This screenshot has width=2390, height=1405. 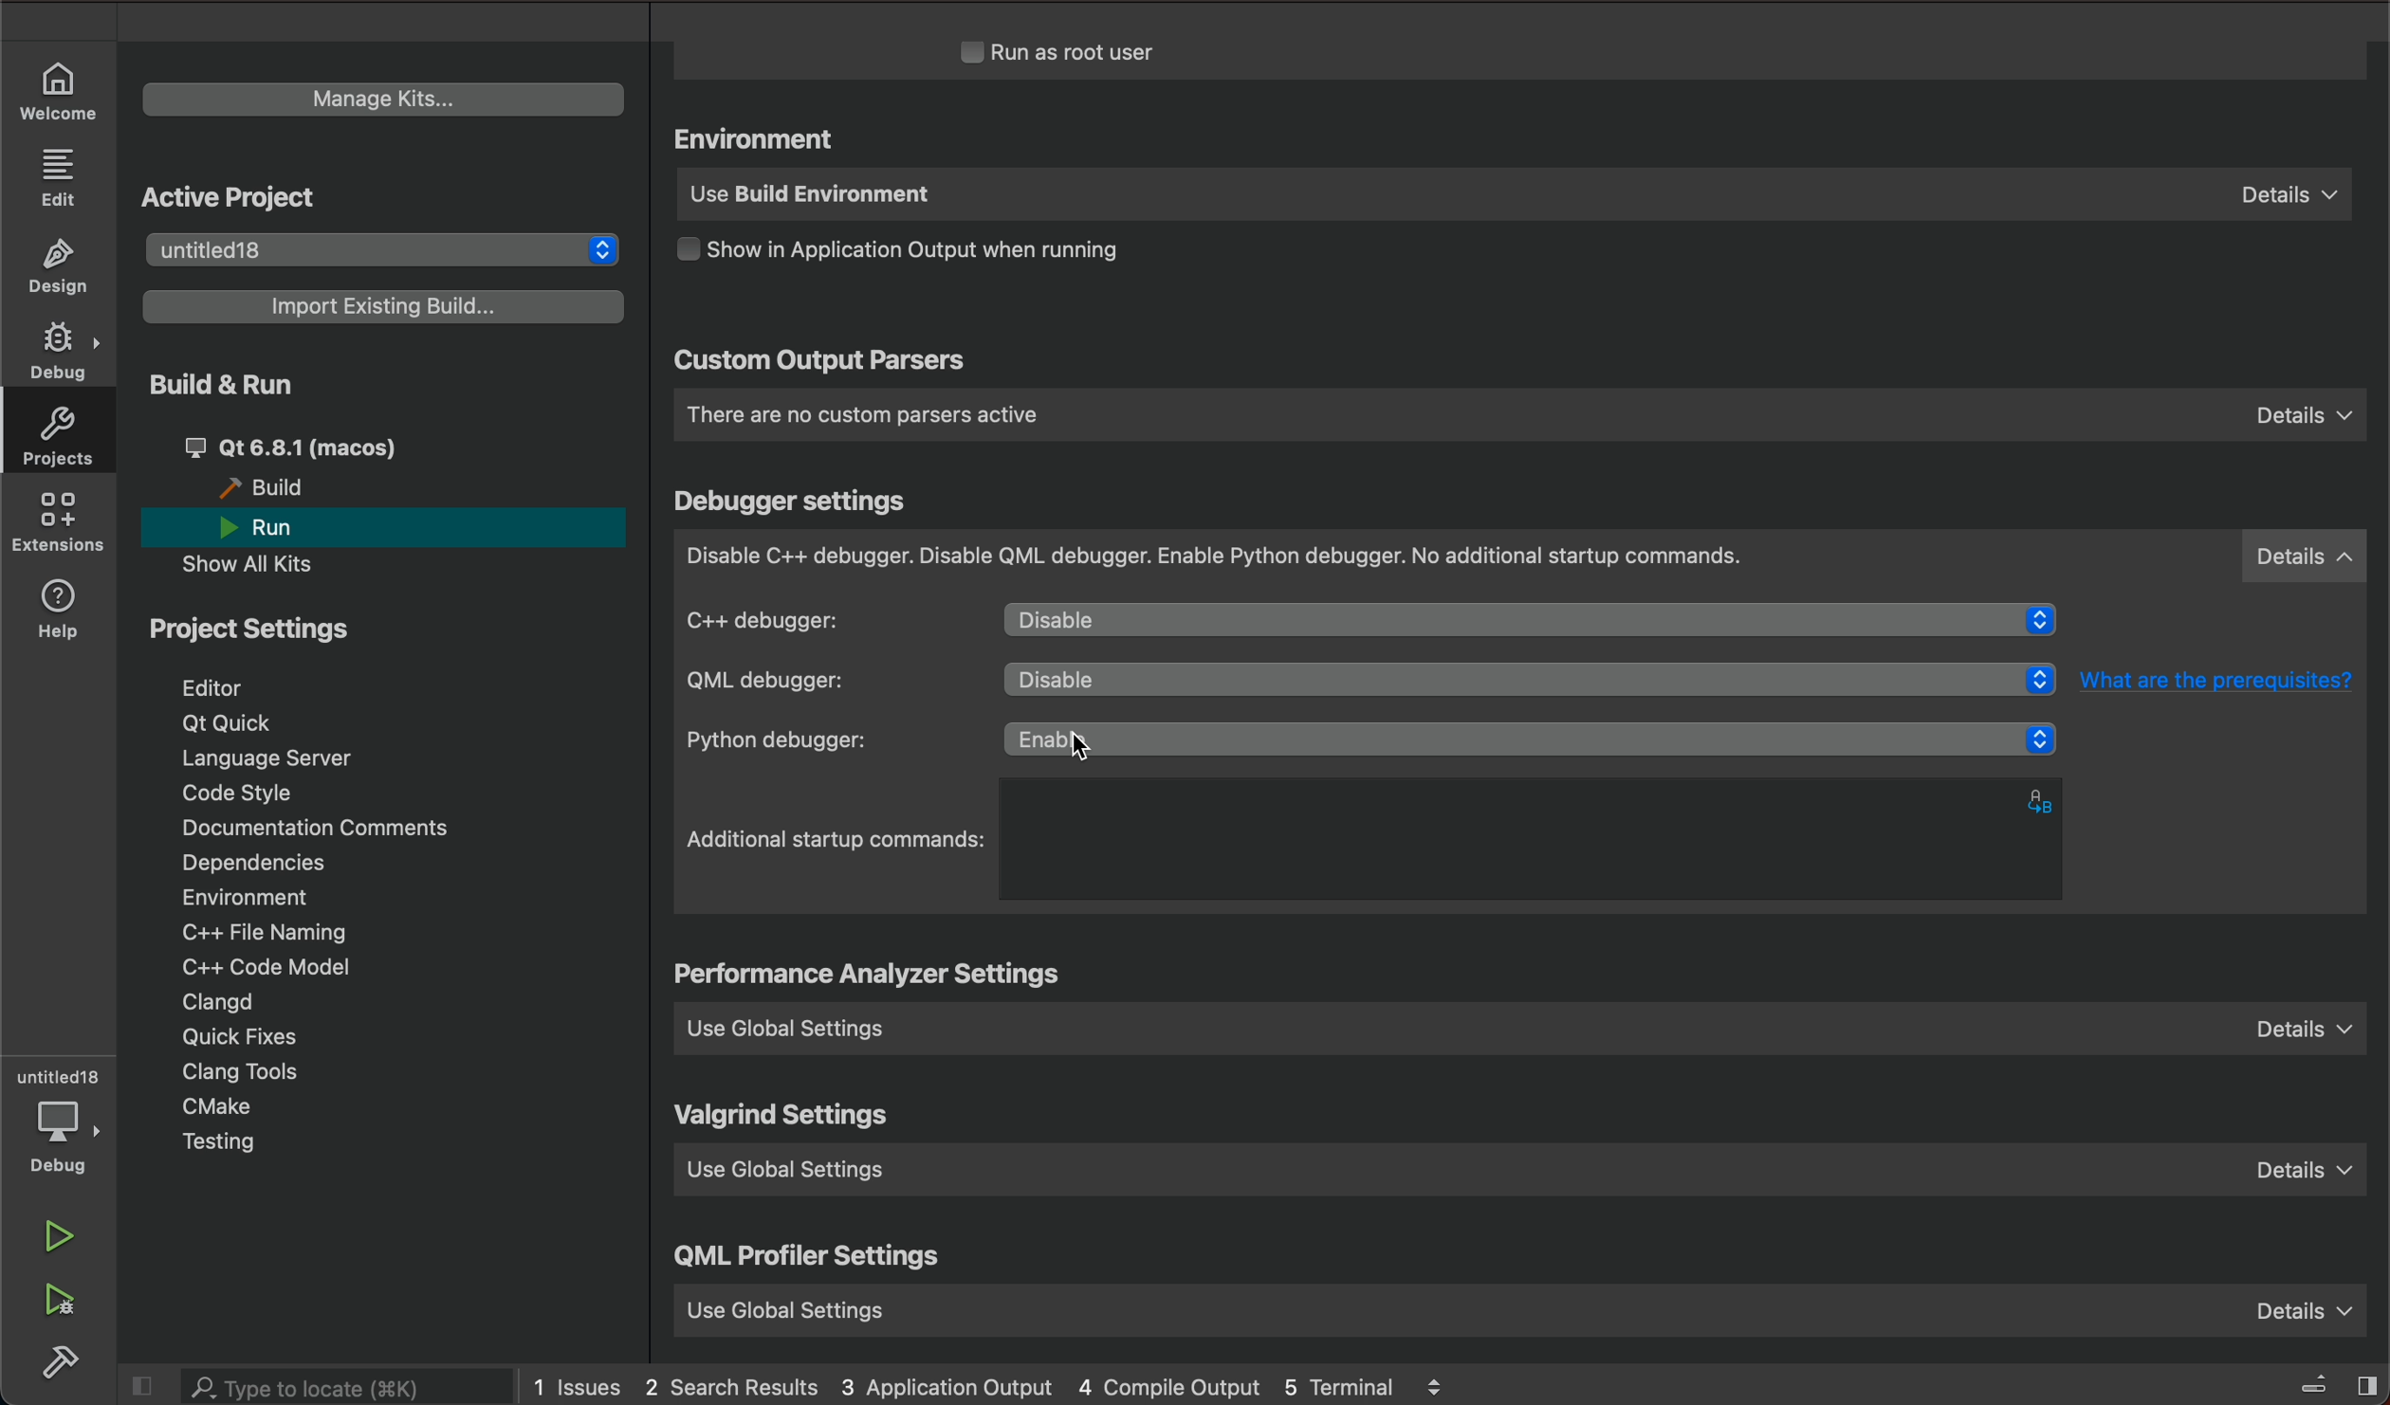 I want to click on run debug, so click(x=64, y=1301).